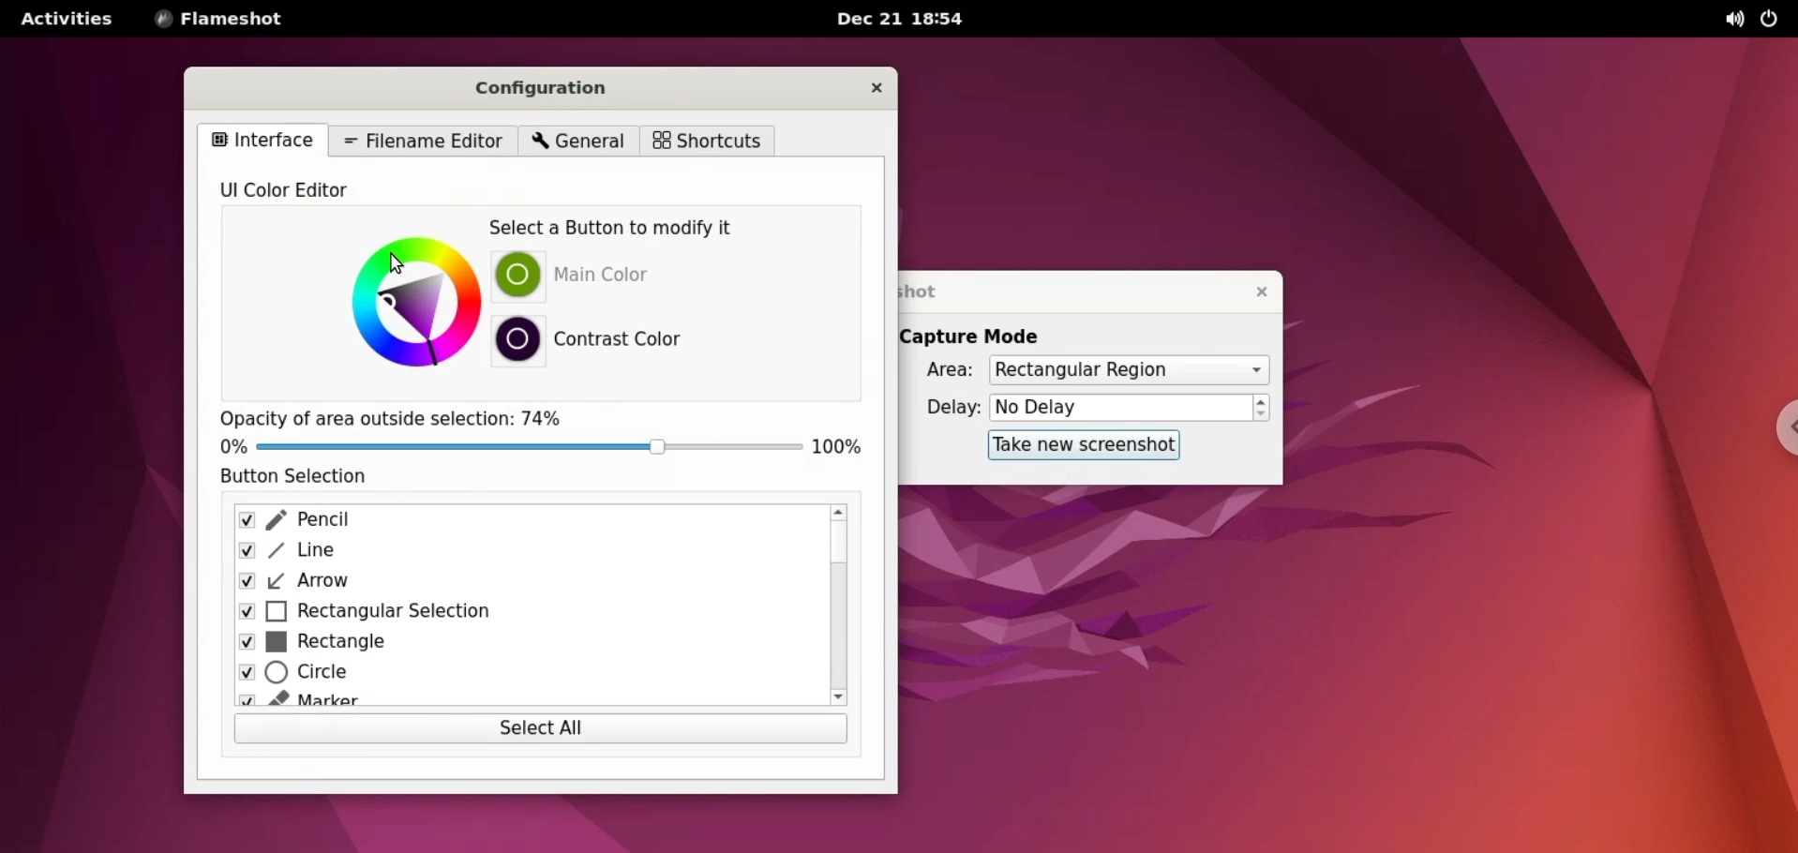 The image size is (1798, 853). What do you see at coordinates (419, 415) in the screenshot?
I see `opacity of area outside selection:74%` at bounding box center [419, 415].